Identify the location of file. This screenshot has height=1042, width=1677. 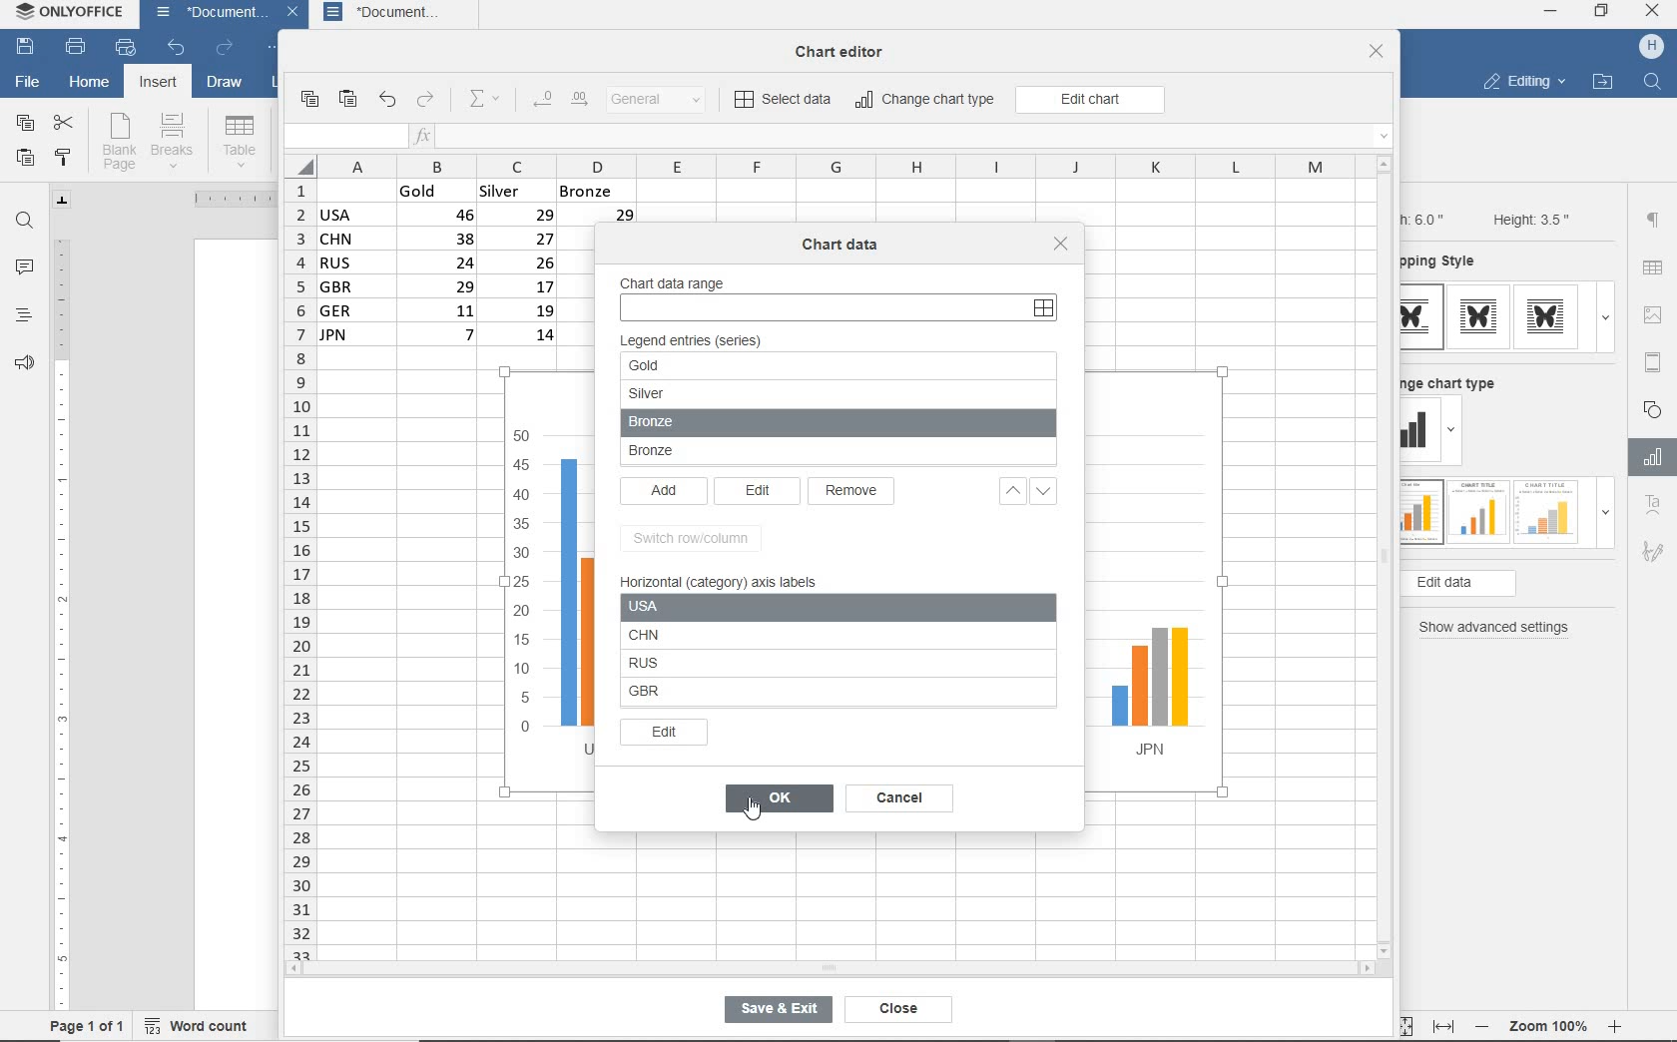
(26, 80).